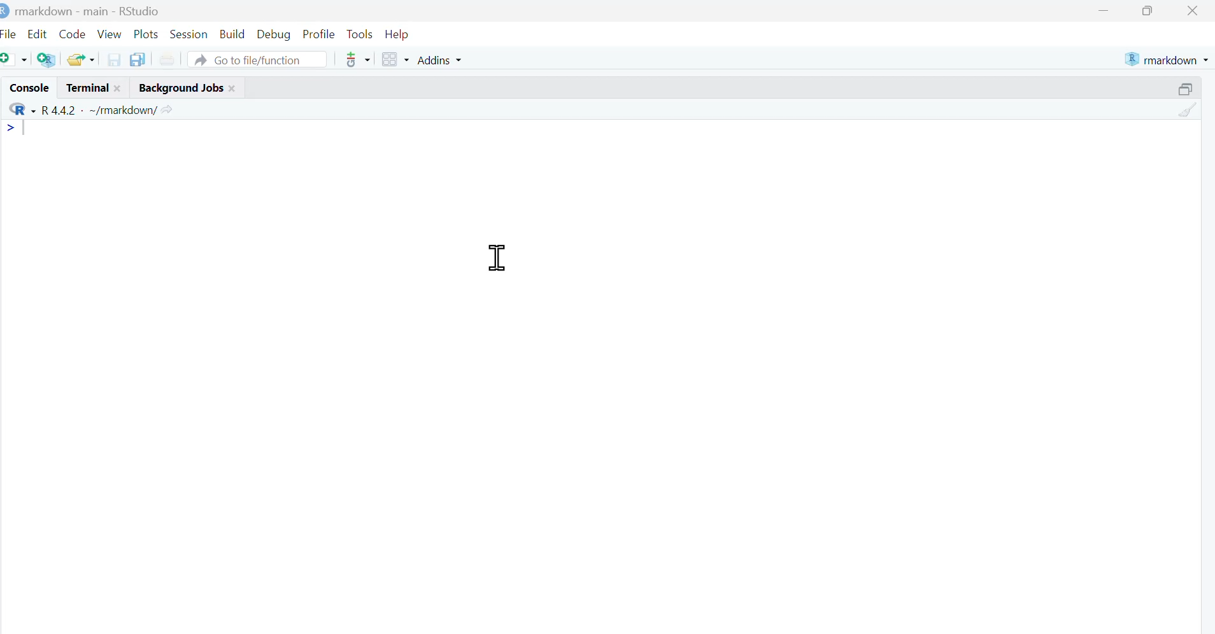 This screenshot has height=634, width=1215. Describe the element at coordinates (233, 31) in the screenshot. I see `Build` at that location.